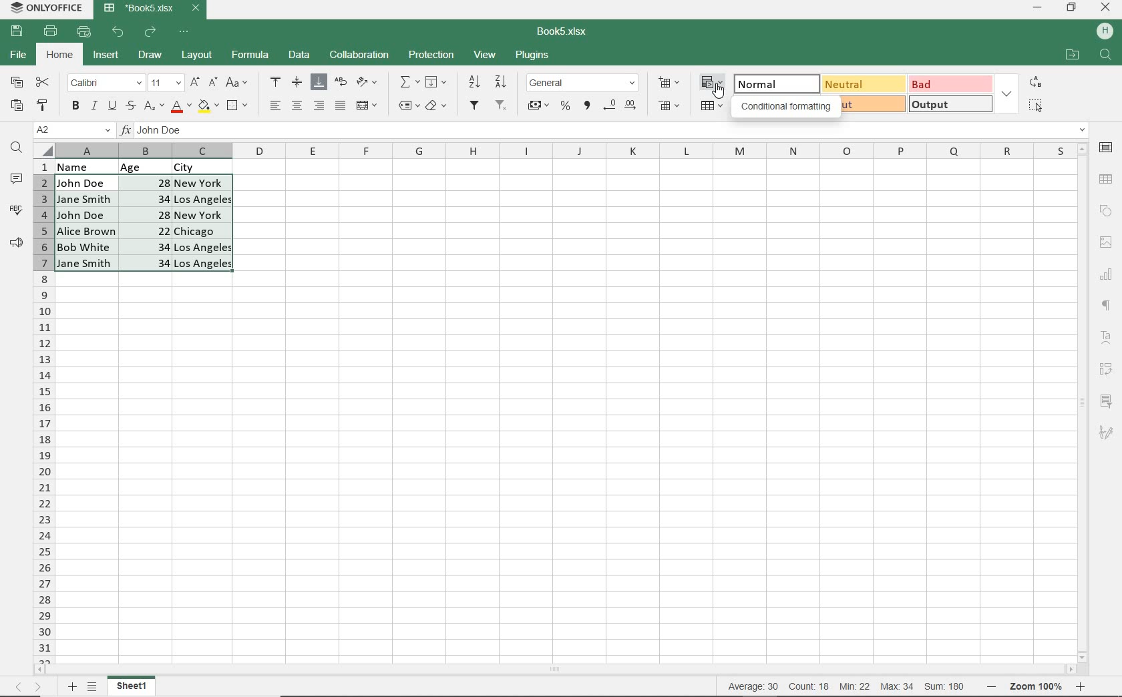 Image resolution: width=1122 pixels, height=697 pixels. Describe the element at coordinates (567, 32) in the screenshot. I see `DOCUMENT NAME` at that location.